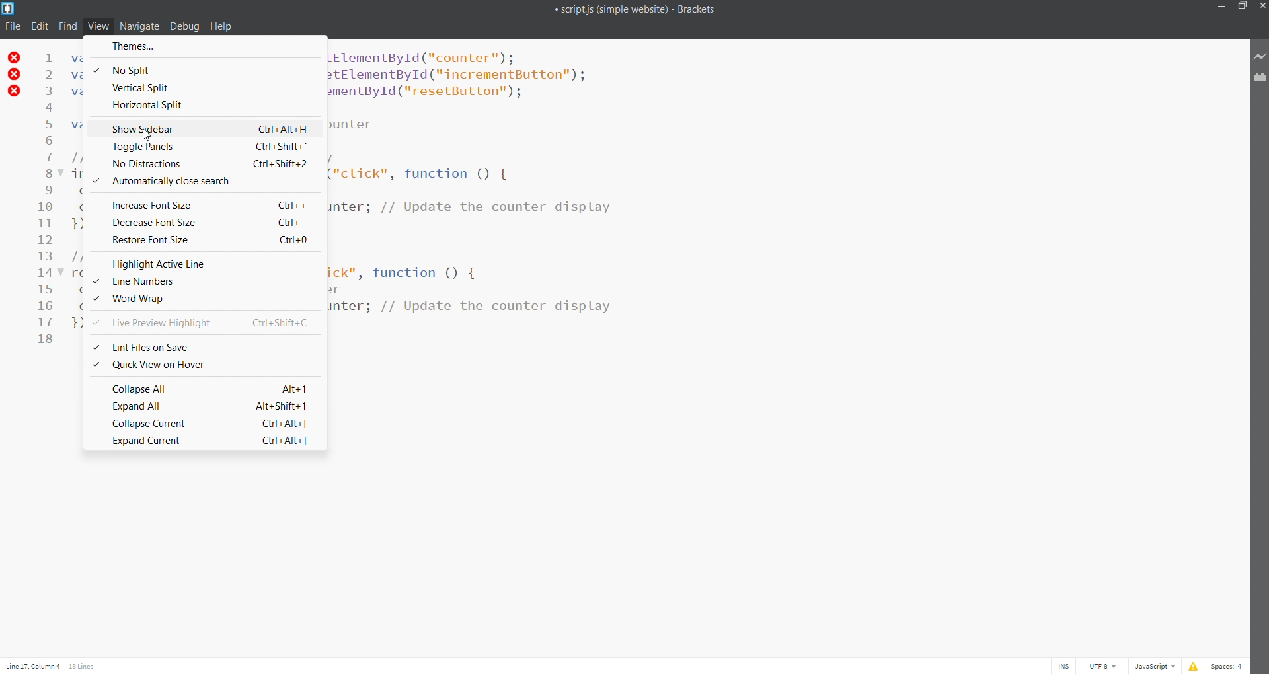  I want to click on help, so click(222, 26).